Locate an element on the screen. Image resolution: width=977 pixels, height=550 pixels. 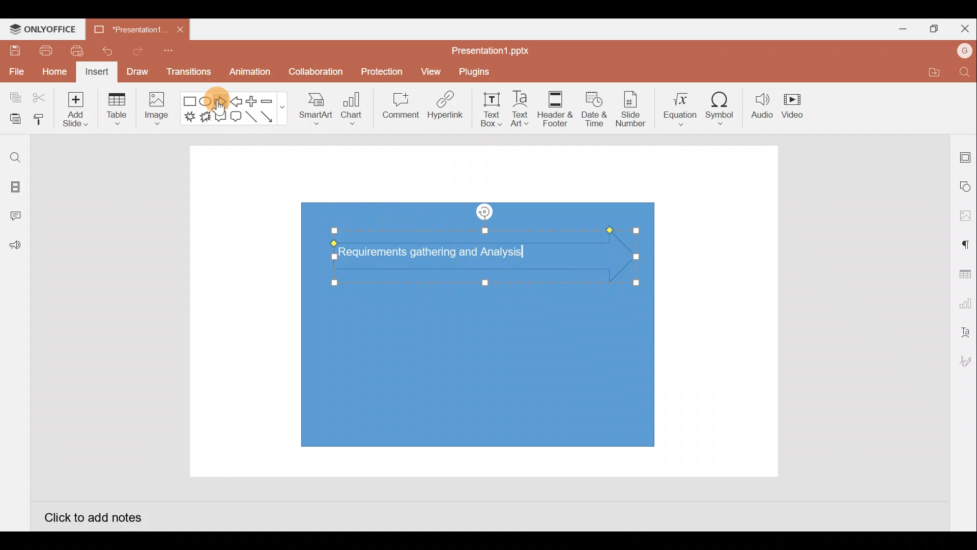
Video is located at coordinates (794, 104).